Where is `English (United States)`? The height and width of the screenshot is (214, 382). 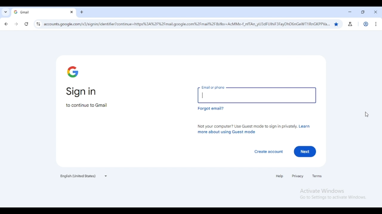
English (United States) is located at coordinates (83, 176).